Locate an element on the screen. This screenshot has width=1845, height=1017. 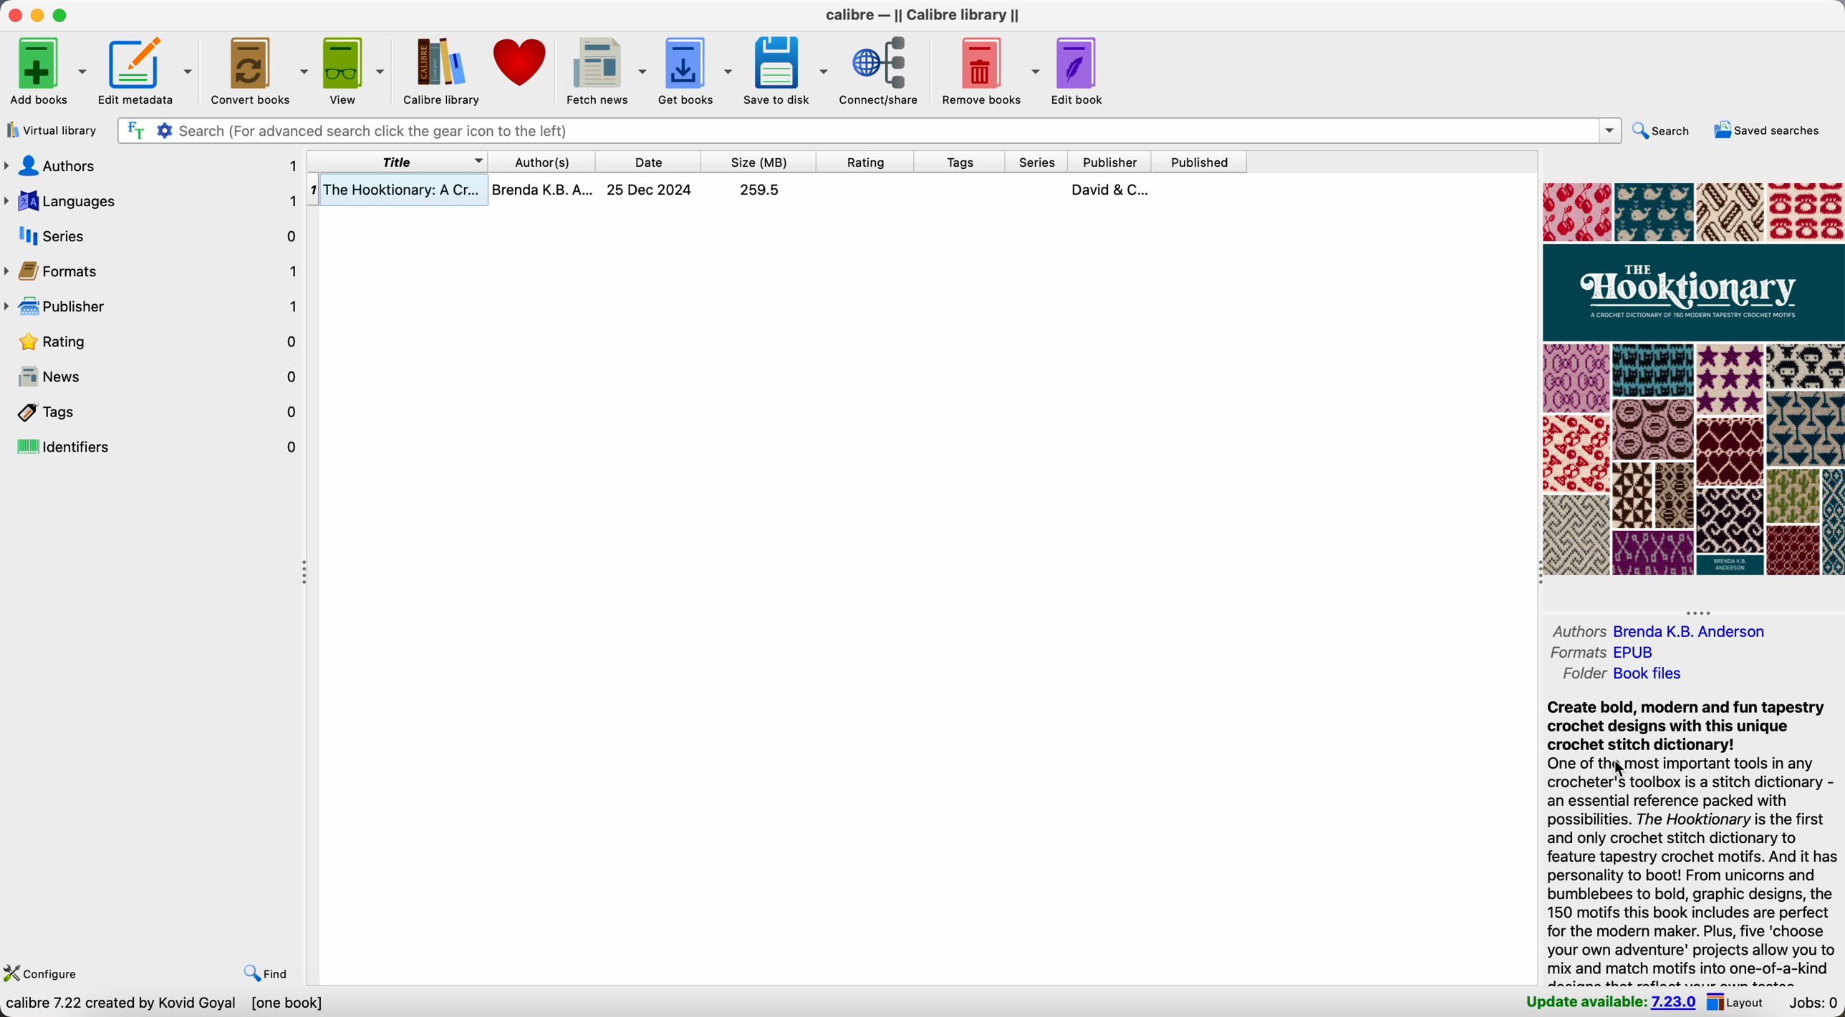
series is located at coordinates (1034, 162).